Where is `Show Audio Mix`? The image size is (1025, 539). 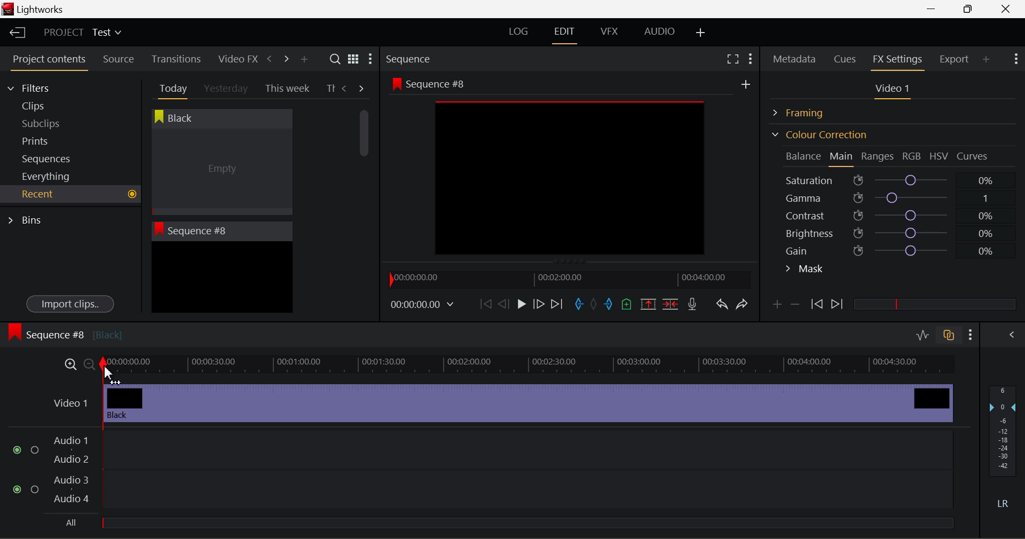 Show Audio Mix is located at coordinates (1013, 334).